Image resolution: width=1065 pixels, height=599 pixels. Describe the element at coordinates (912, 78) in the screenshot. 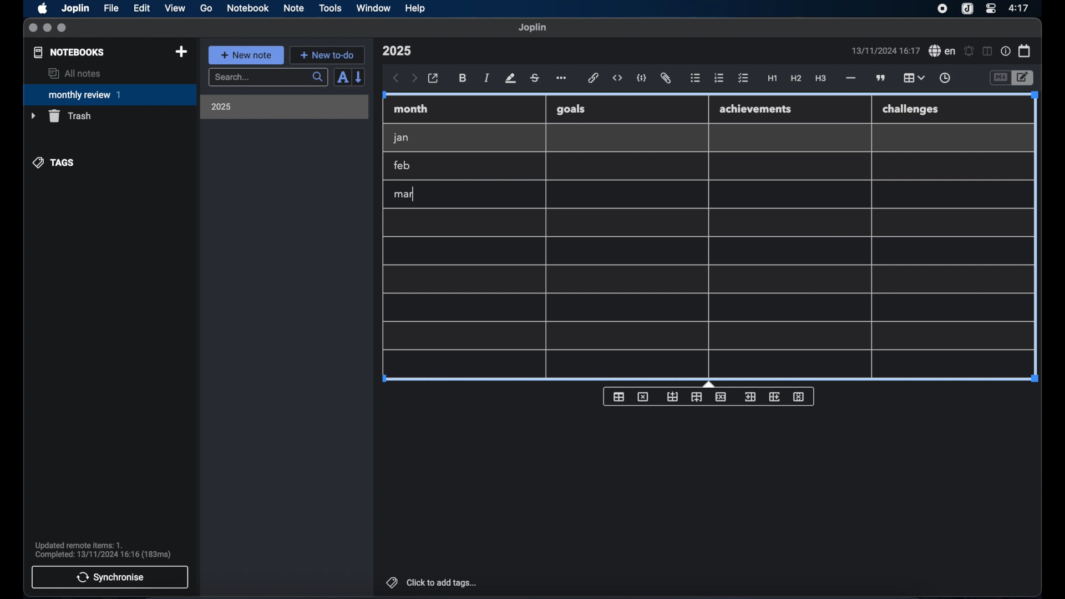

I see `table highlighted` at that location.